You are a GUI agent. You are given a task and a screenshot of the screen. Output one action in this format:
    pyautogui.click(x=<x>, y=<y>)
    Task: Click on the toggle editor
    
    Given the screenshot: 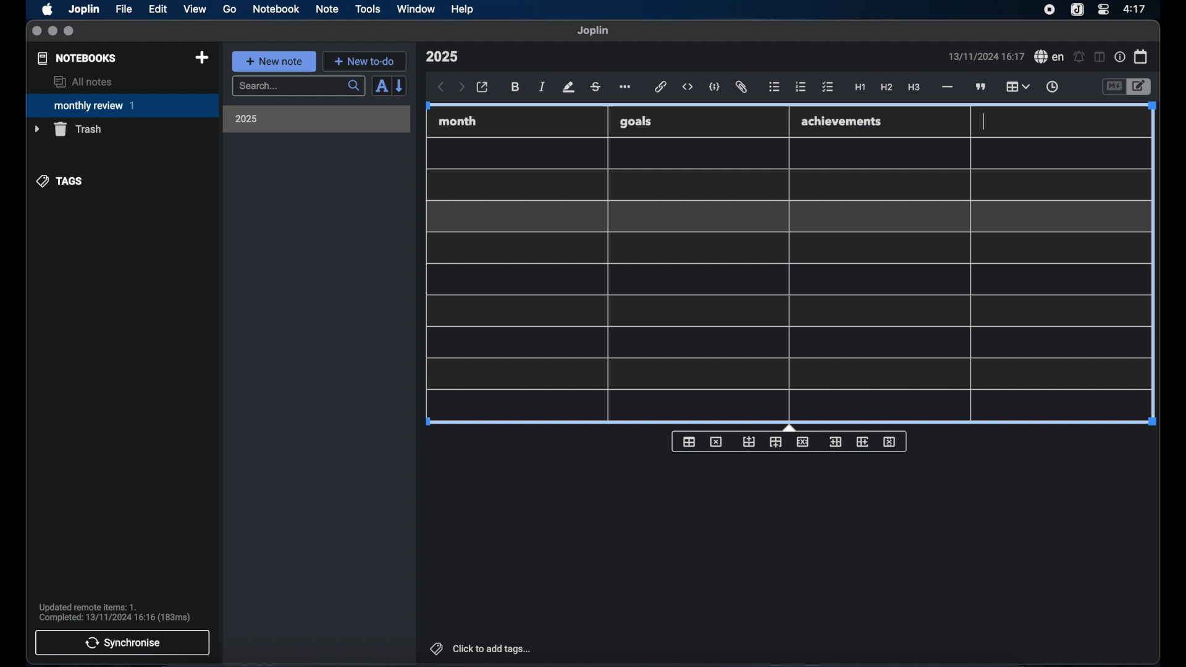 What is the action you would take?
    pyautogui.click(x=1113, y=87)
    